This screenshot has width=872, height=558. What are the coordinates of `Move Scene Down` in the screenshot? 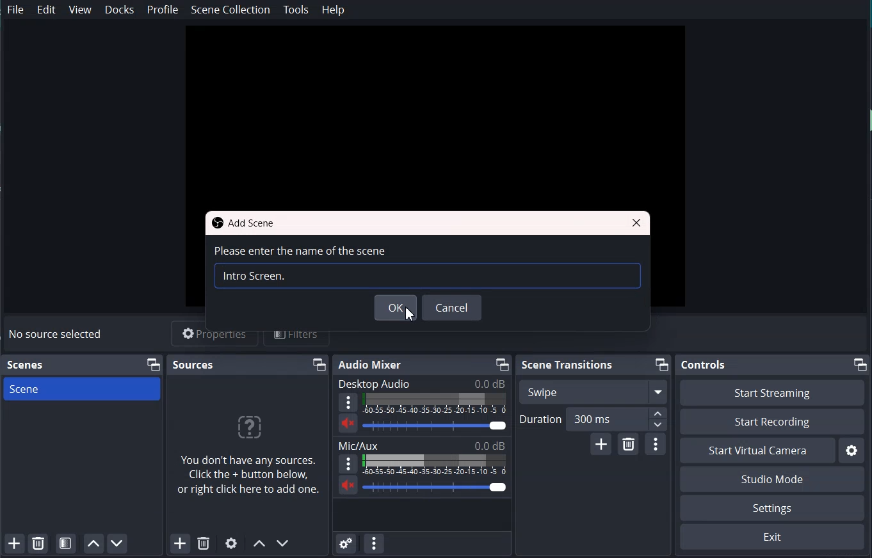 It's located at (117, 543).